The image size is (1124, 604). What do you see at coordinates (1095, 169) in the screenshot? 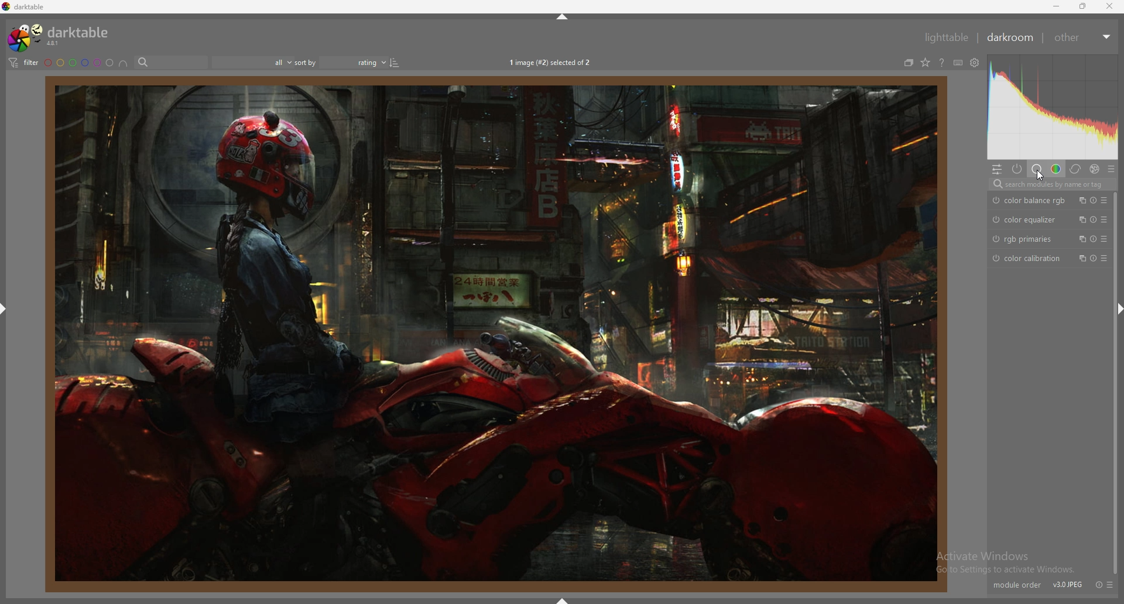
I see `effect` at bounding box center [1095, 169].